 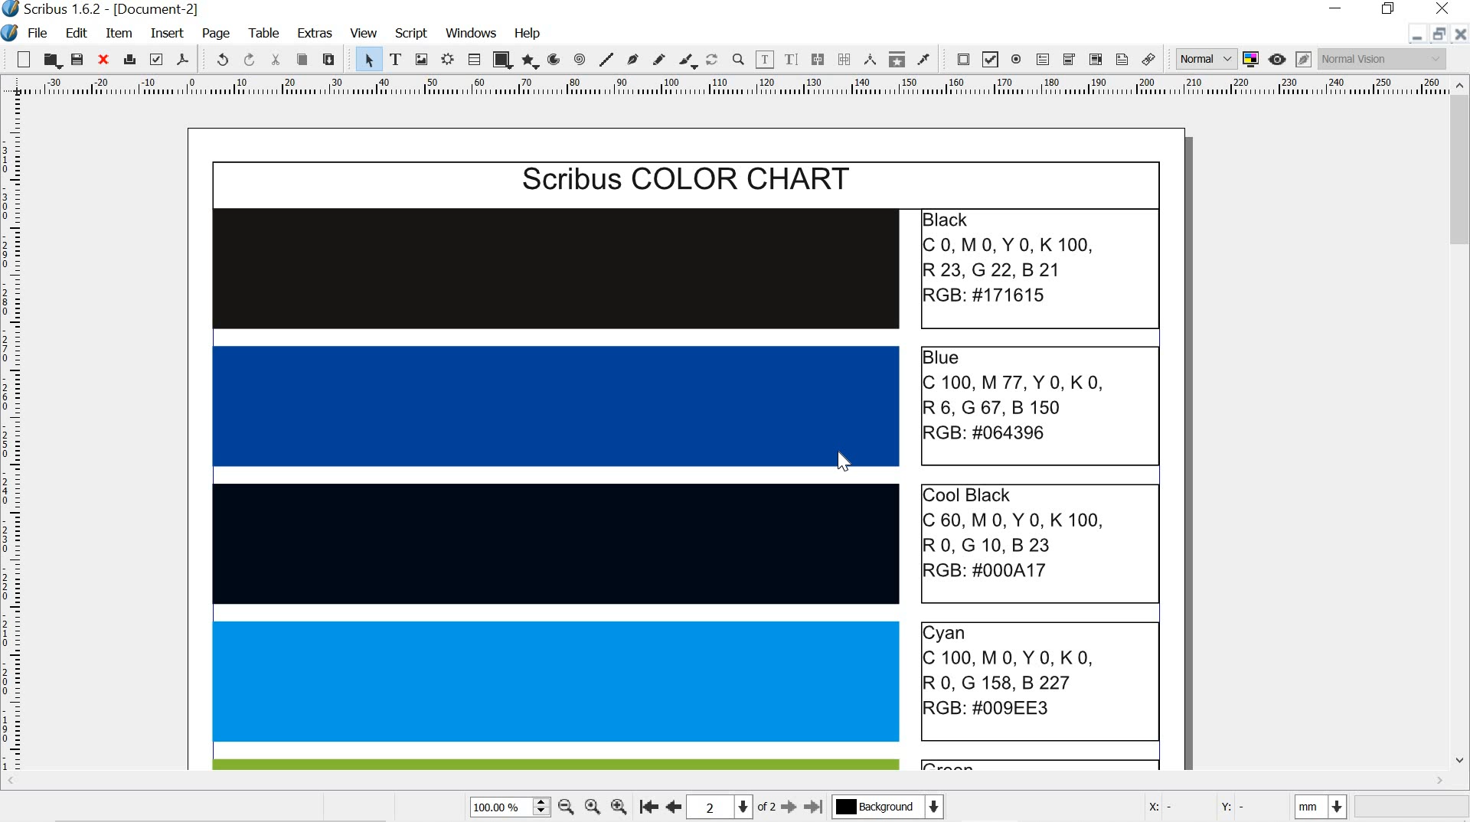 I want to click on X: - Y: -, so click(x=1209, y=807).